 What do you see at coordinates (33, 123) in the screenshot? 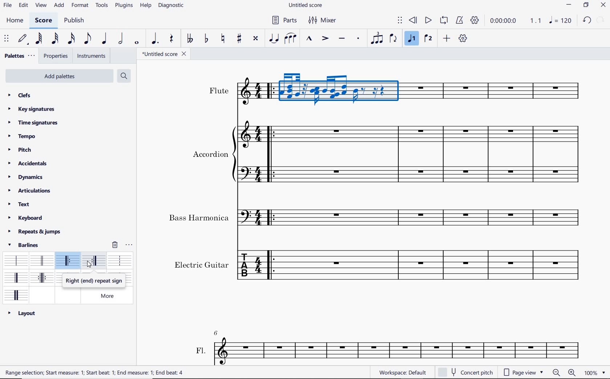
I see `time signatures` at bounding box center [33, 123].